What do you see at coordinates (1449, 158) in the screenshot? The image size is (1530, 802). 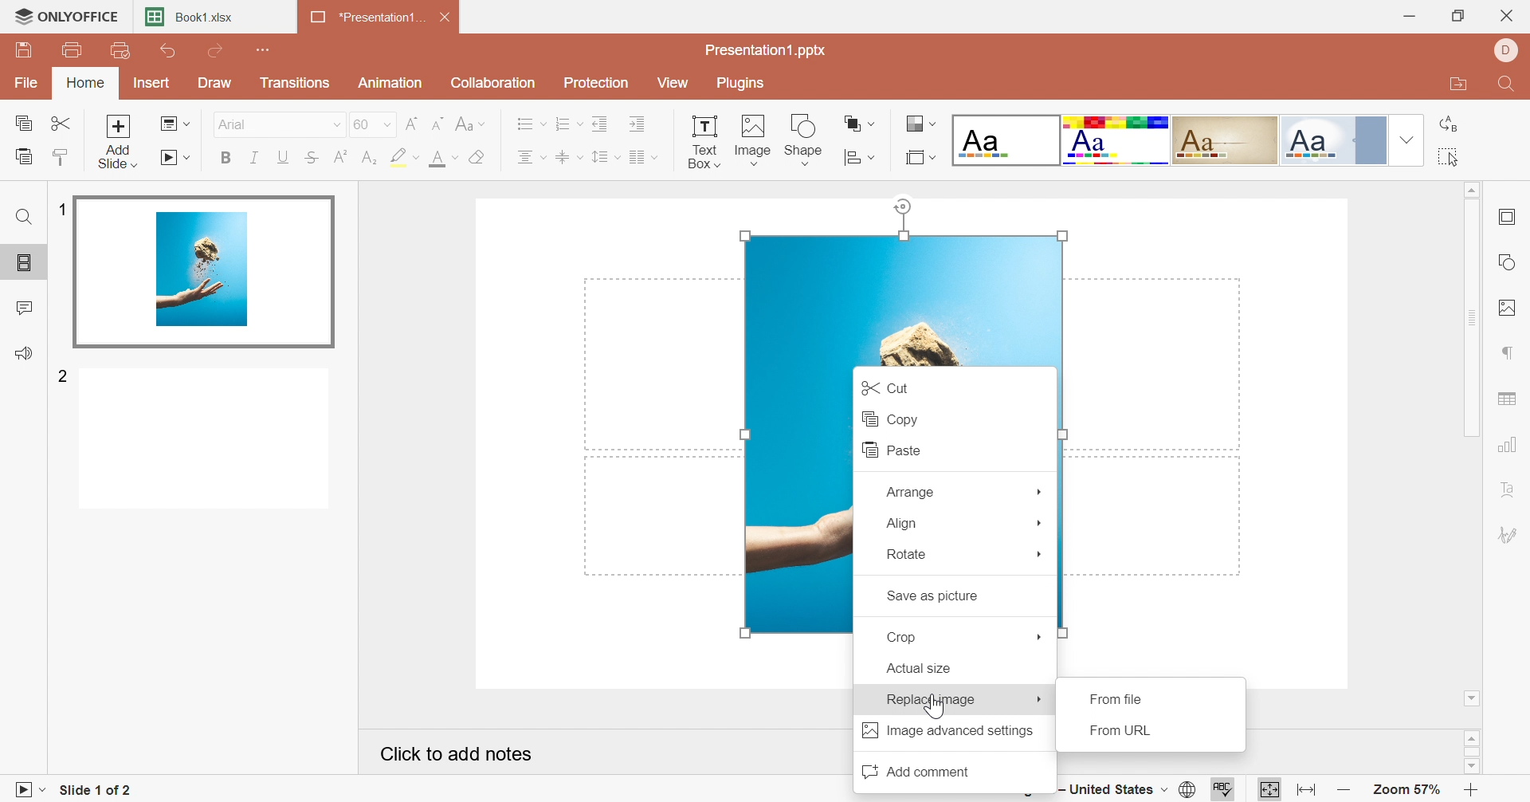 I see `Select All` at bounding box center [1449, 158].